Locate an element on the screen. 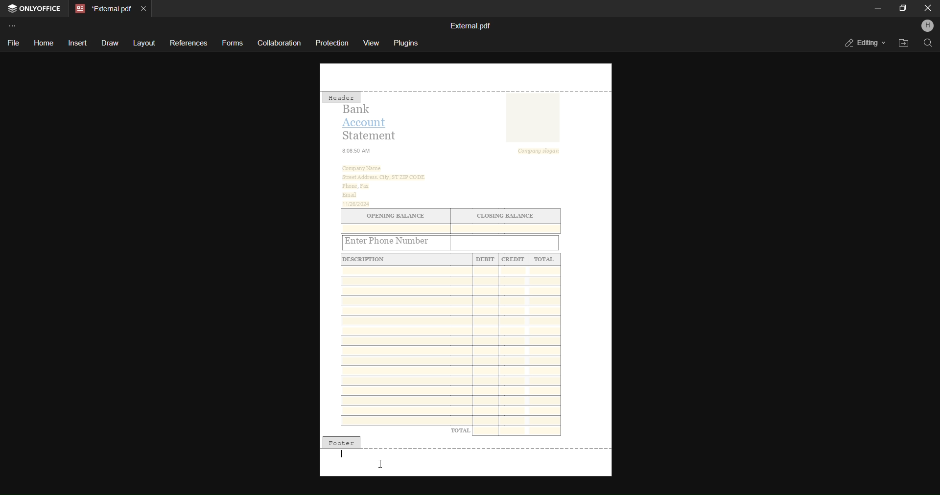  Debit is located at coordinates (486, 260).